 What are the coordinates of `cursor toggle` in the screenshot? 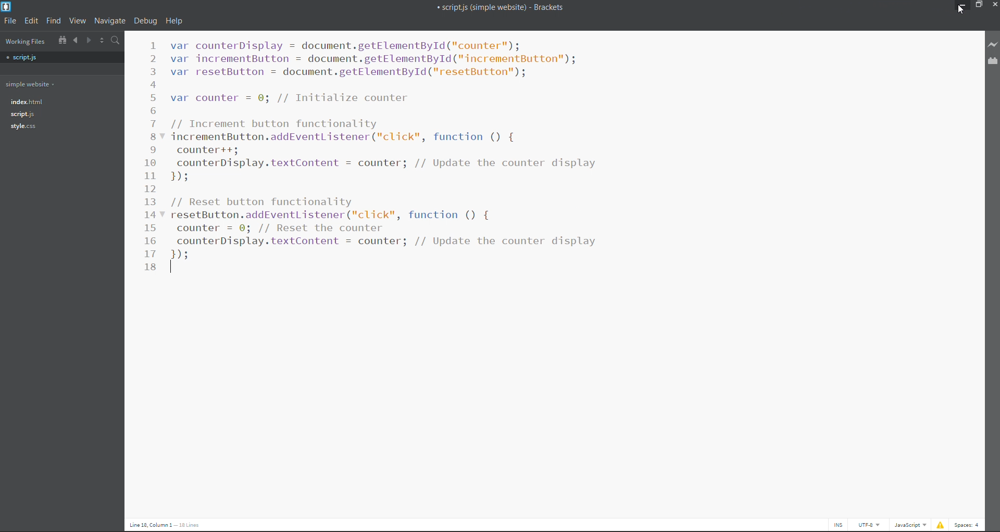 It's located at (836, 524).